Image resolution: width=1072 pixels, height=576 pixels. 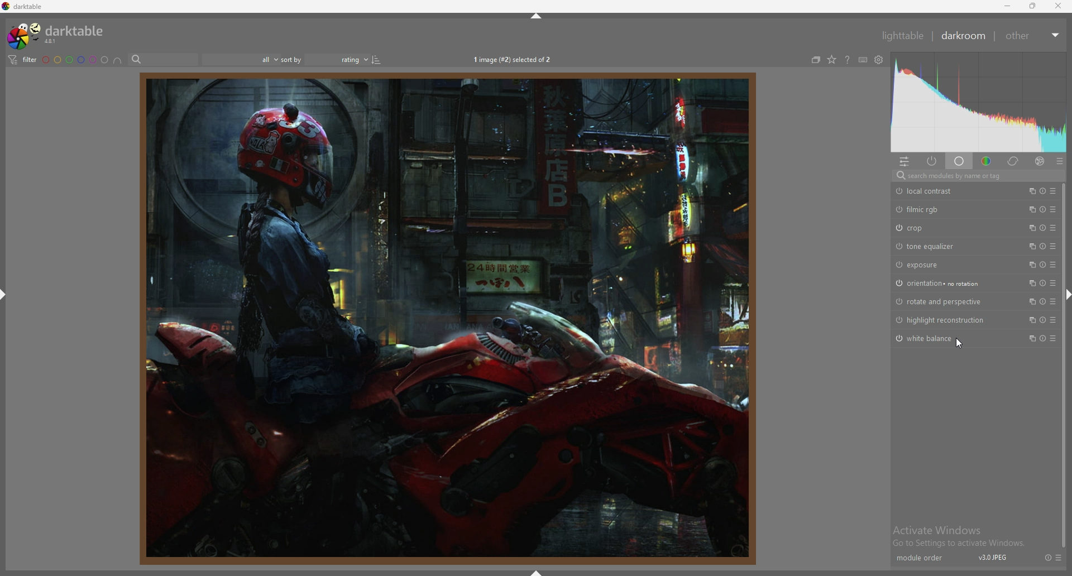 I want to click on exposure, so click(x=935, y=265).